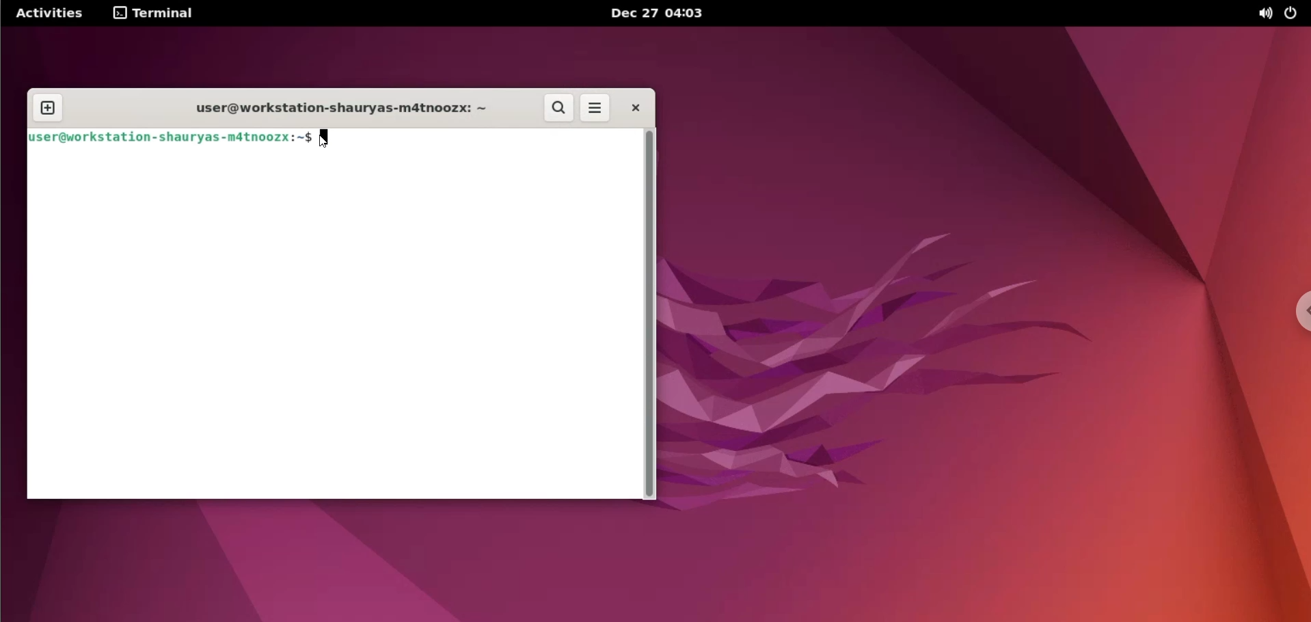 This screenshot has width=1311, height=622. Describe the element at coordinates (595, 109) in the screenshot. I see `more options` at that location.